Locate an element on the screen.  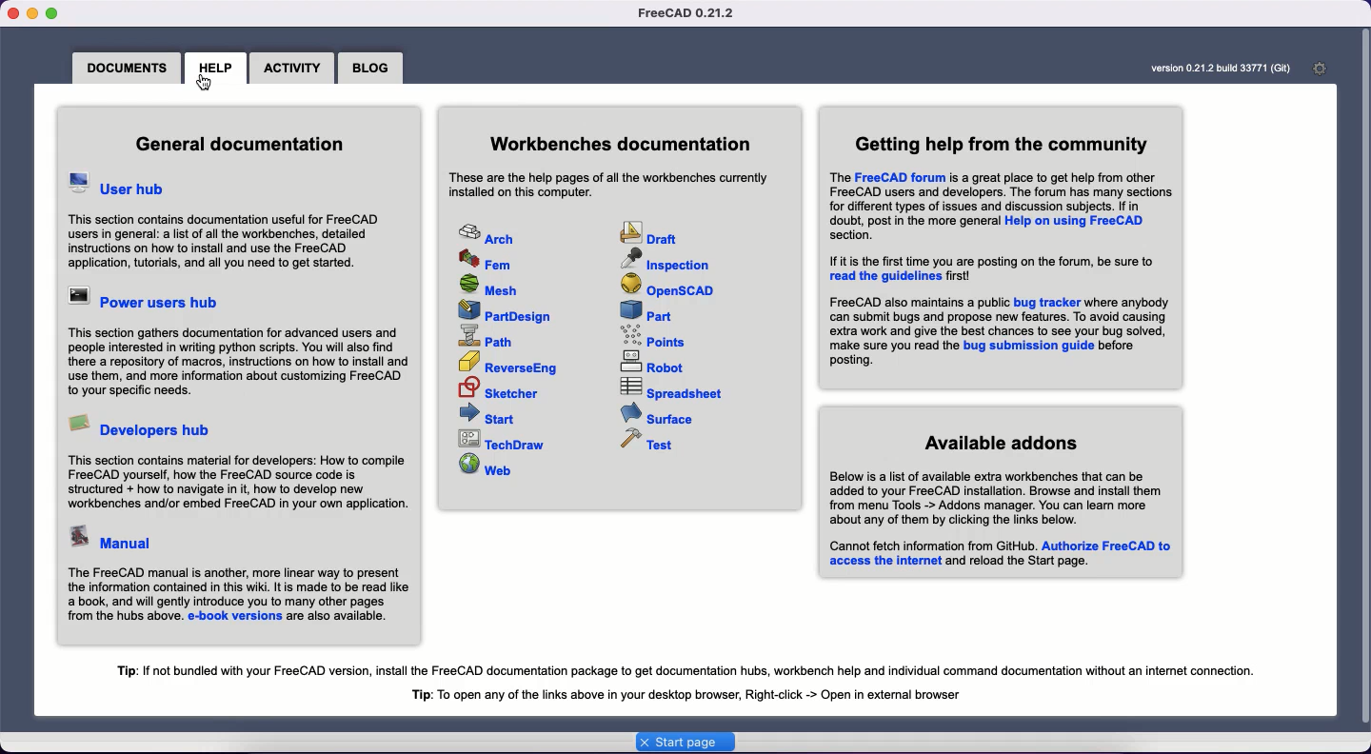
Web is located at coordinates (487, 466).